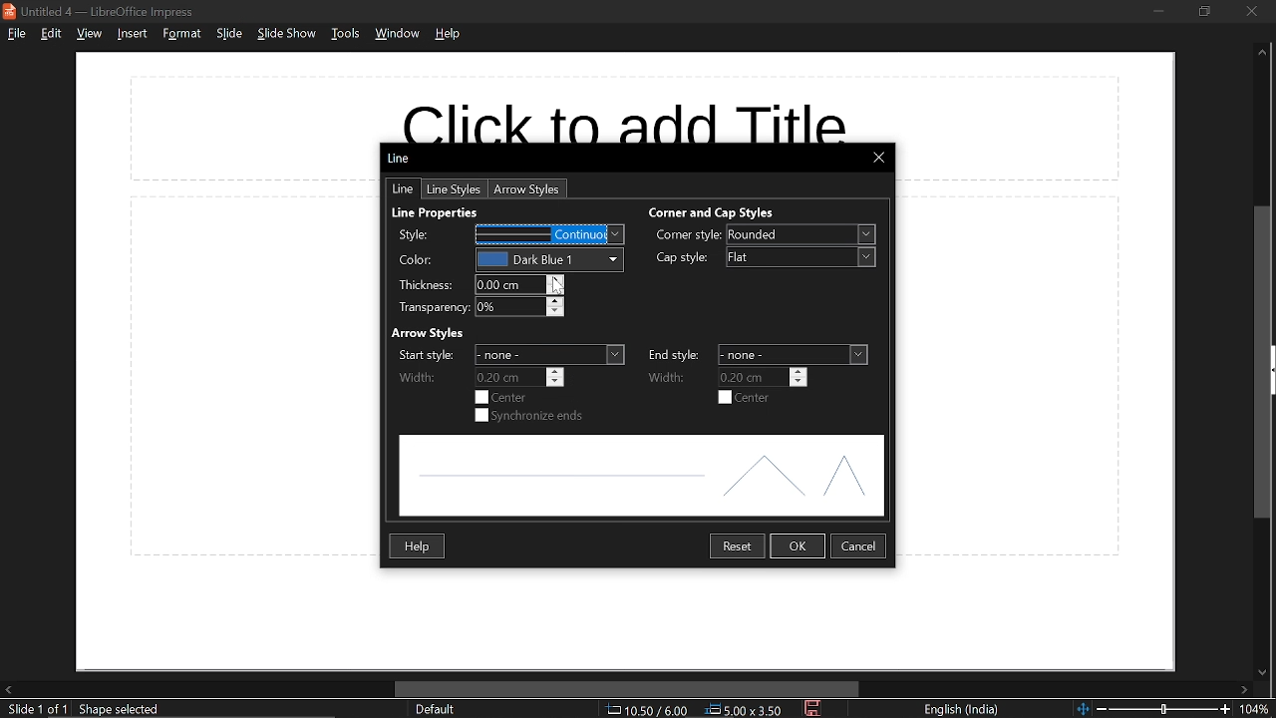 The width and height of the screenshot is (1276, 718). Describe the element at coordinates (745, 710) in the screenshot. I see `position` at that location.